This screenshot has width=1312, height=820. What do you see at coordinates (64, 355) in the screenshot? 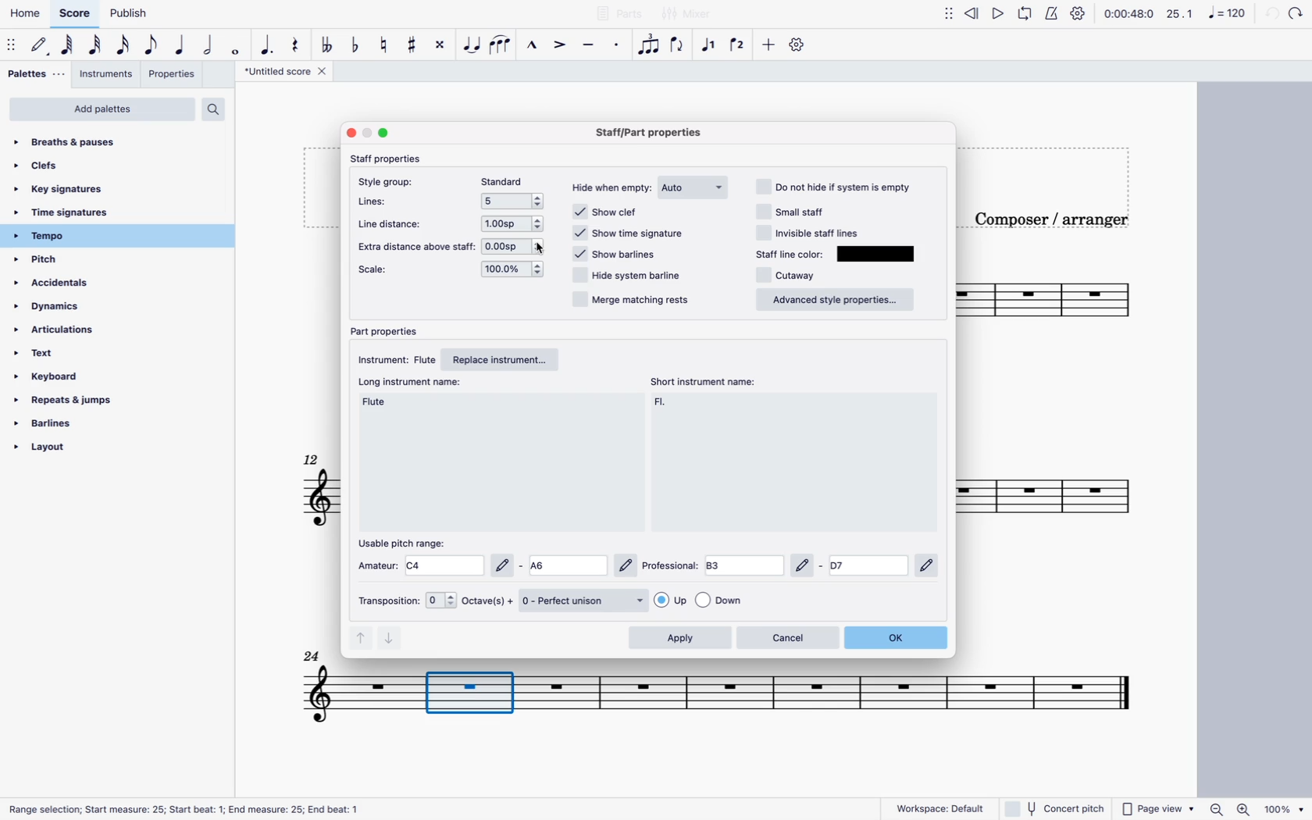
I see `text` at bounding box center [64, 355].